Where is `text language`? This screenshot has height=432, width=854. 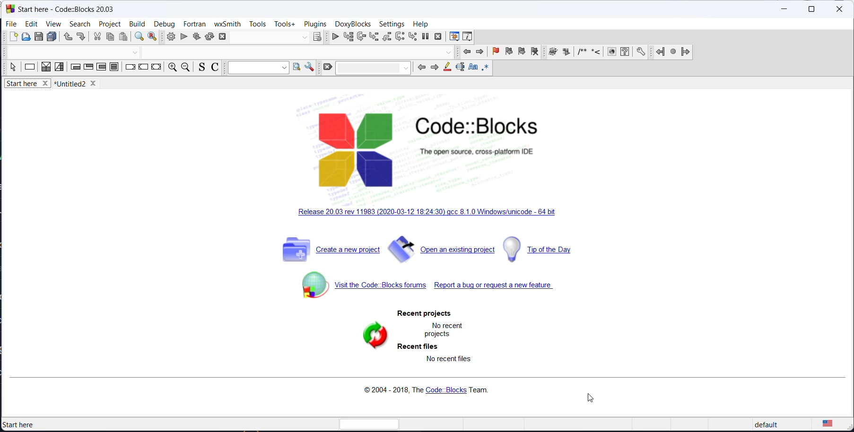
text language is located at coordinates (828, 423).